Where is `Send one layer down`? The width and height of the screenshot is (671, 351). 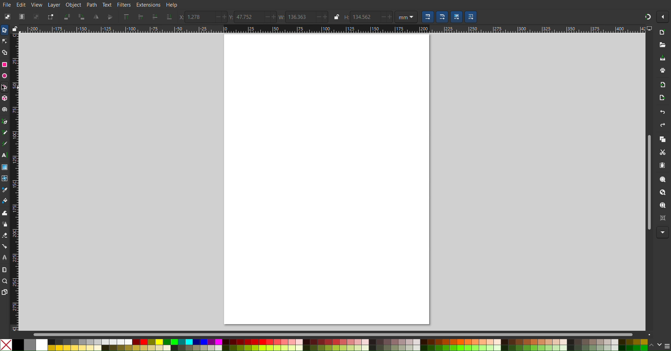 Send one layer down is located at coordinates (155, 17).